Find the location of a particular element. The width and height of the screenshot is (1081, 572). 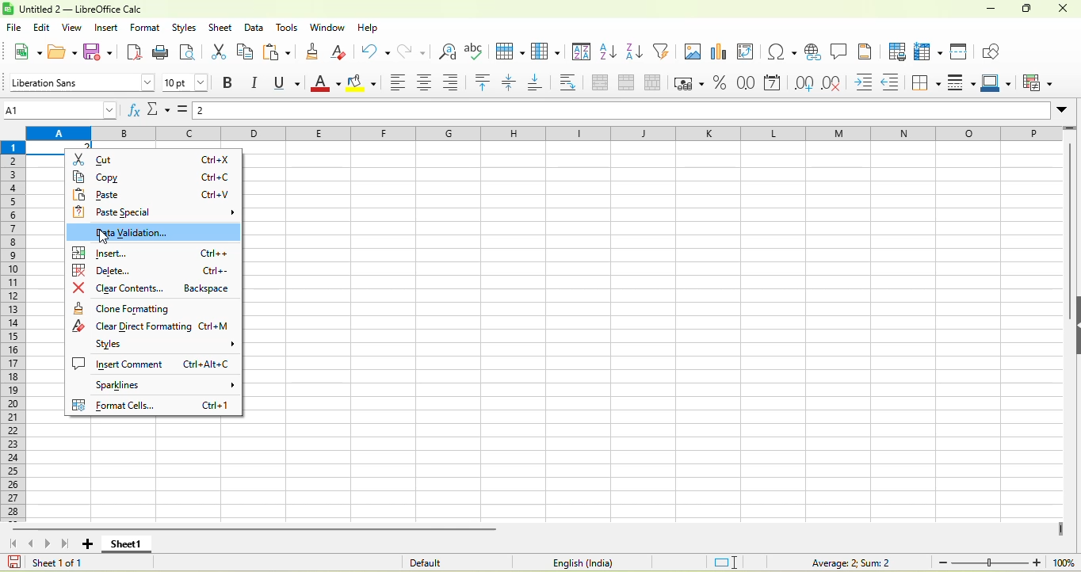

copy is located at coordinates (248, 51).